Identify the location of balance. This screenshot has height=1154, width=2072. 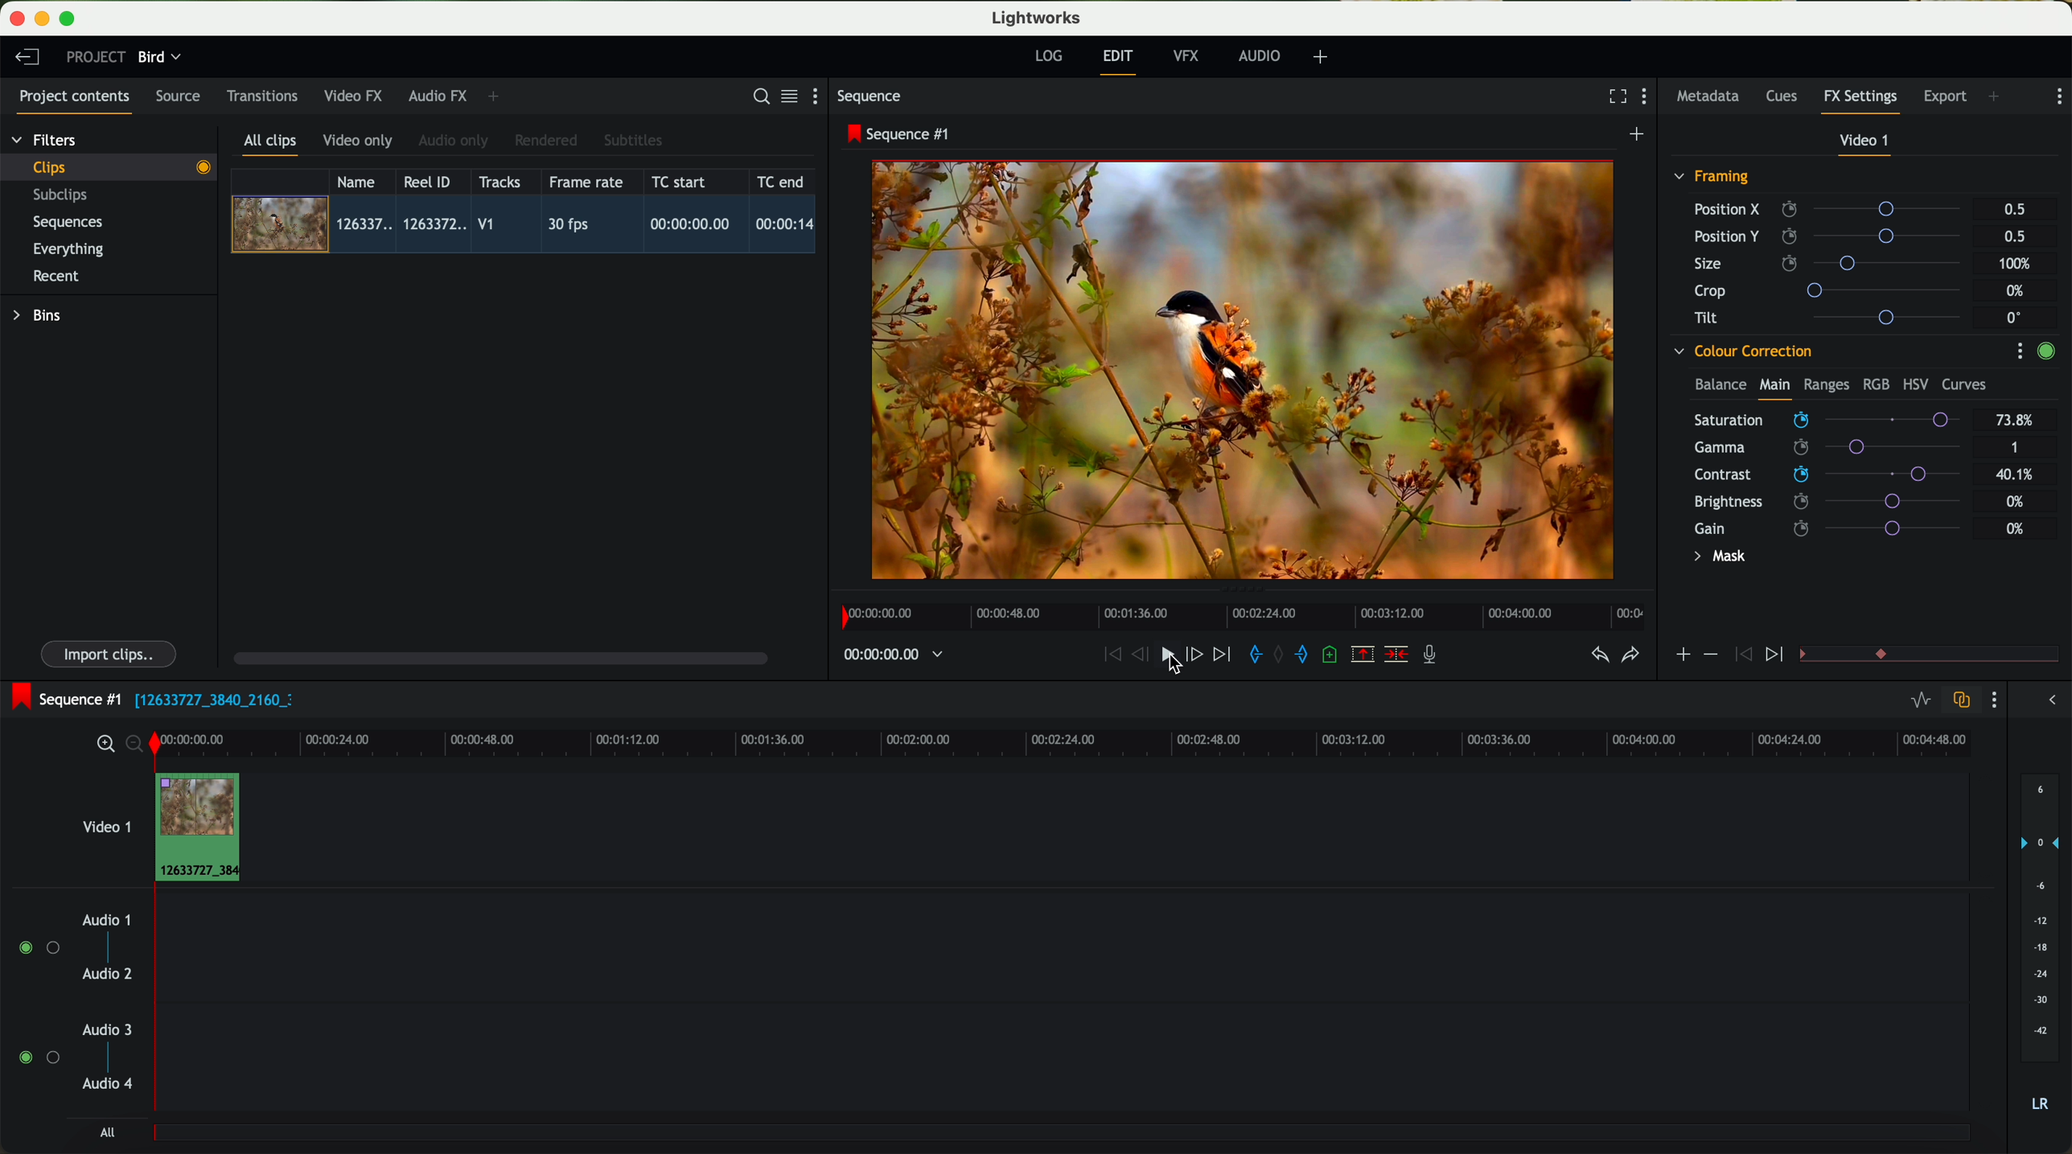
(1720, 386).